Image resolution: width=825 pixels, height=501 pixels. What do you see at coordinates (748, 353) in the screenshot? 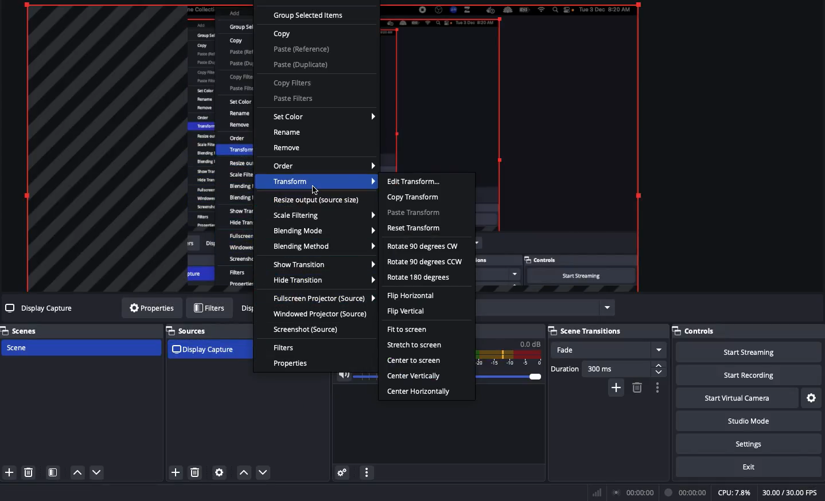
I see `Start streaming` at bounding box center [748, 353].